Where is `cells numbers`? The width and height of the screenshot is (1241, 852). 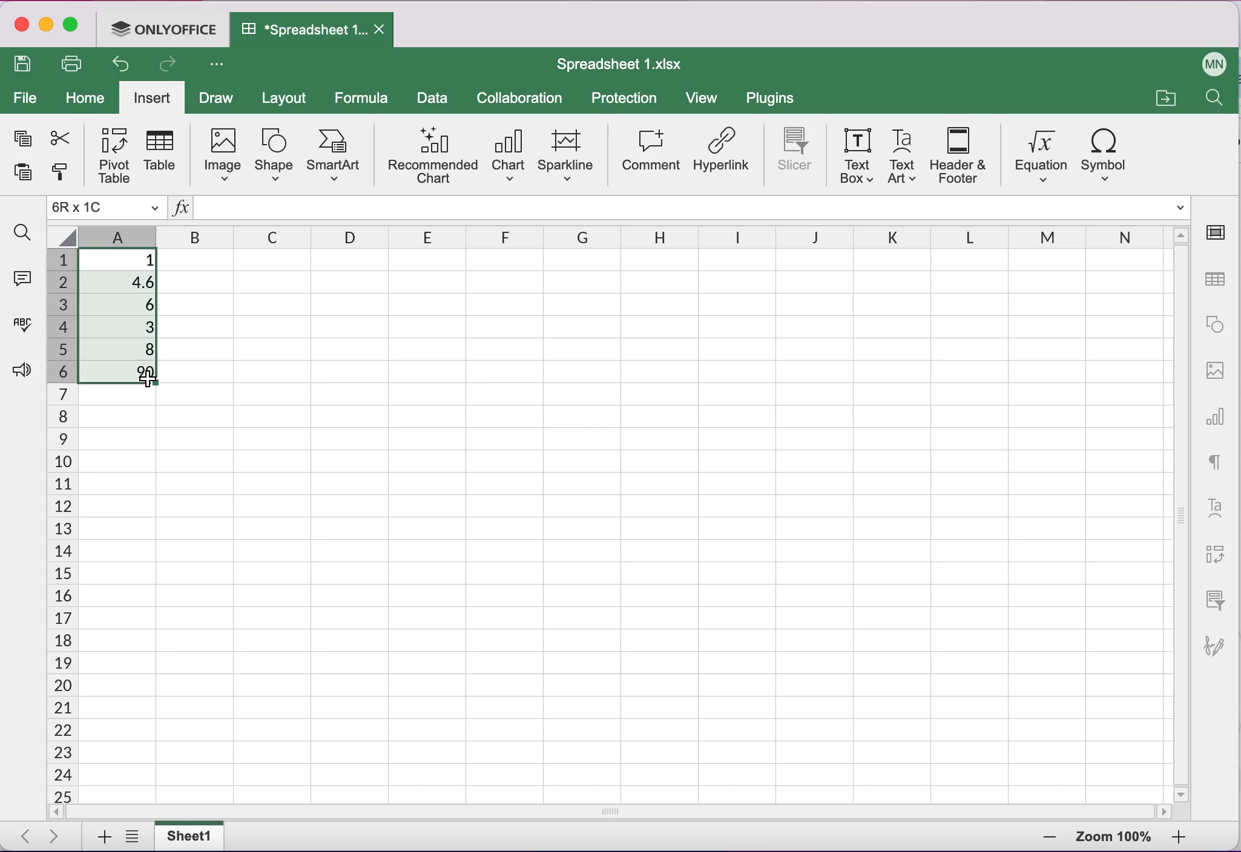 cells numbers is located at coordinates (59, 526).